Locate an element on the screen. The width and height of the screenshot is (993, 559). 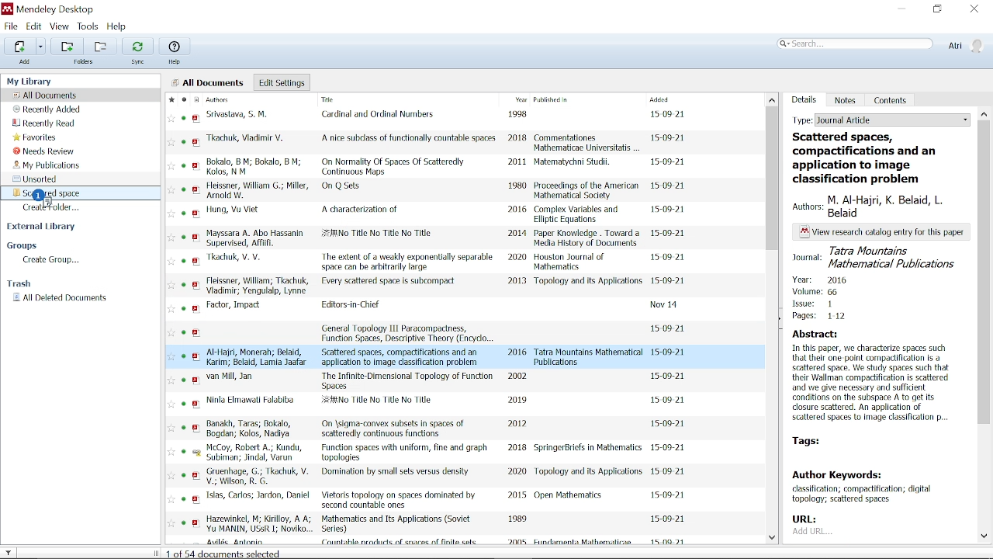
journal is located at coordinates (875, 257).